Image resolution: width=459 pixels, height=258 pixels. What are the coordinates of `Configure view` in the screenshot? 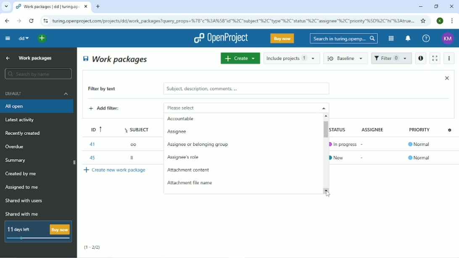 It's located at (451, 129).